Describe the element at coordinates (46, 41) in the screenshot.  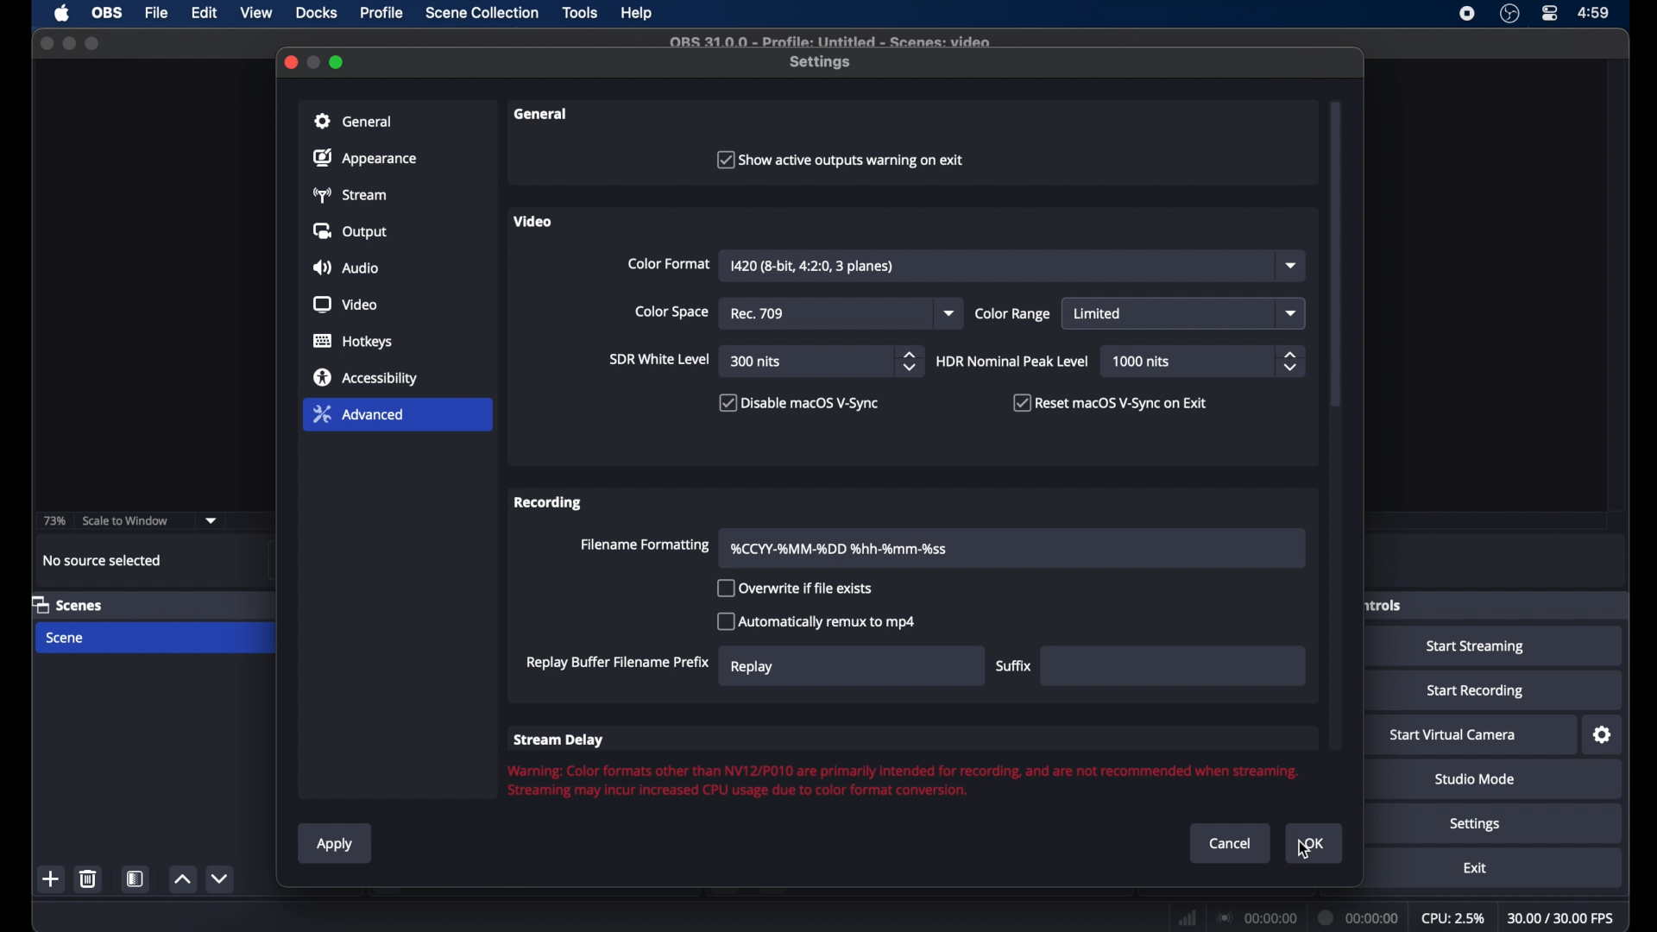
I see `close` at that location.